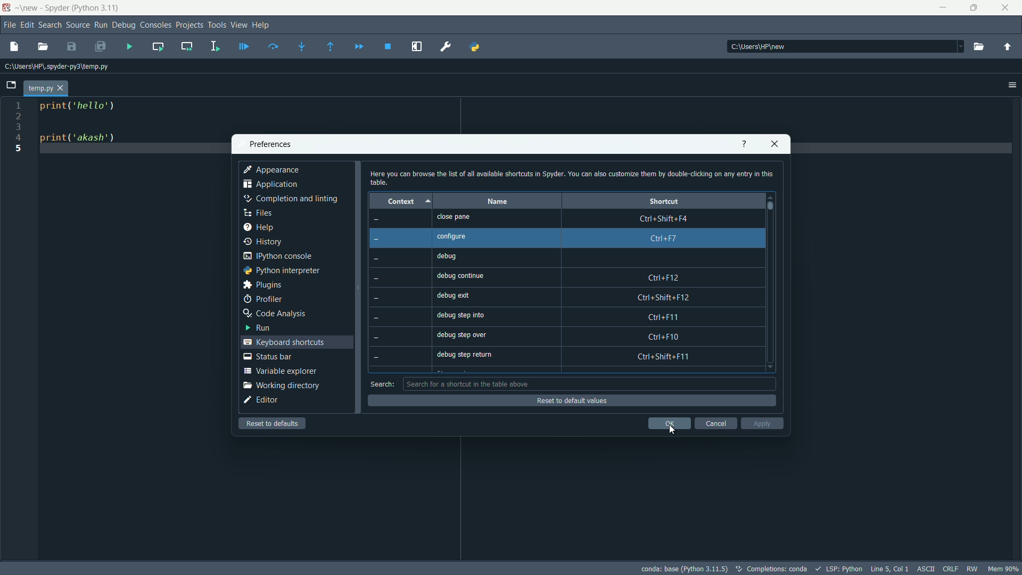 This screenshot has height=575, width=1022. Describe the element at coordinates (741, 569) in the screenshot. I see `Correct Code` at that location.